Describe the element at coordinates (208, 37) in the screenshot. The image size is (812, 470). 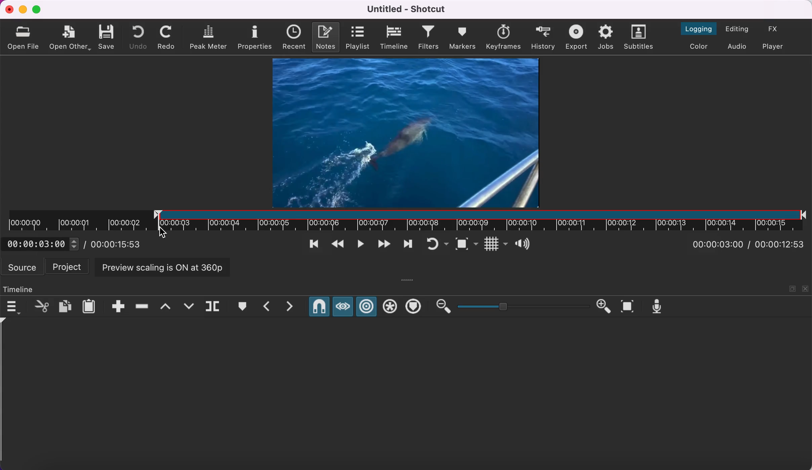
I see `peak meter` at that location.